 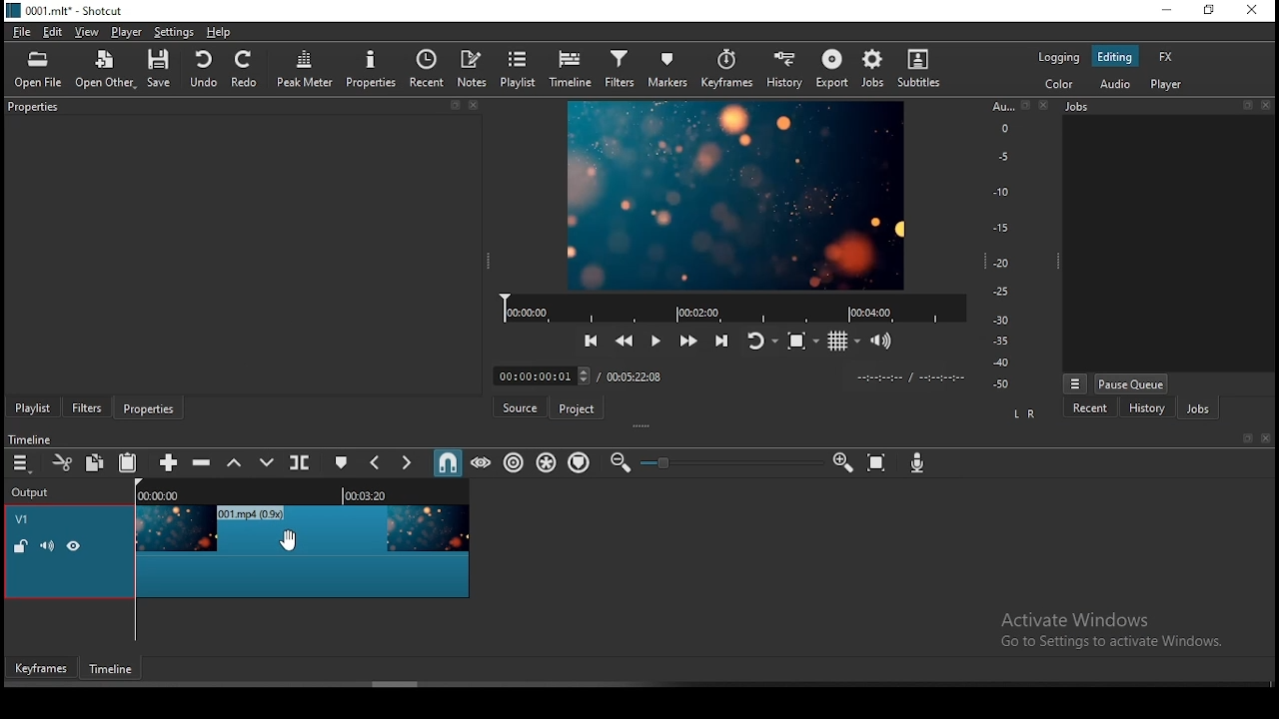 I want to click on redo, so click(x=248, y=69).